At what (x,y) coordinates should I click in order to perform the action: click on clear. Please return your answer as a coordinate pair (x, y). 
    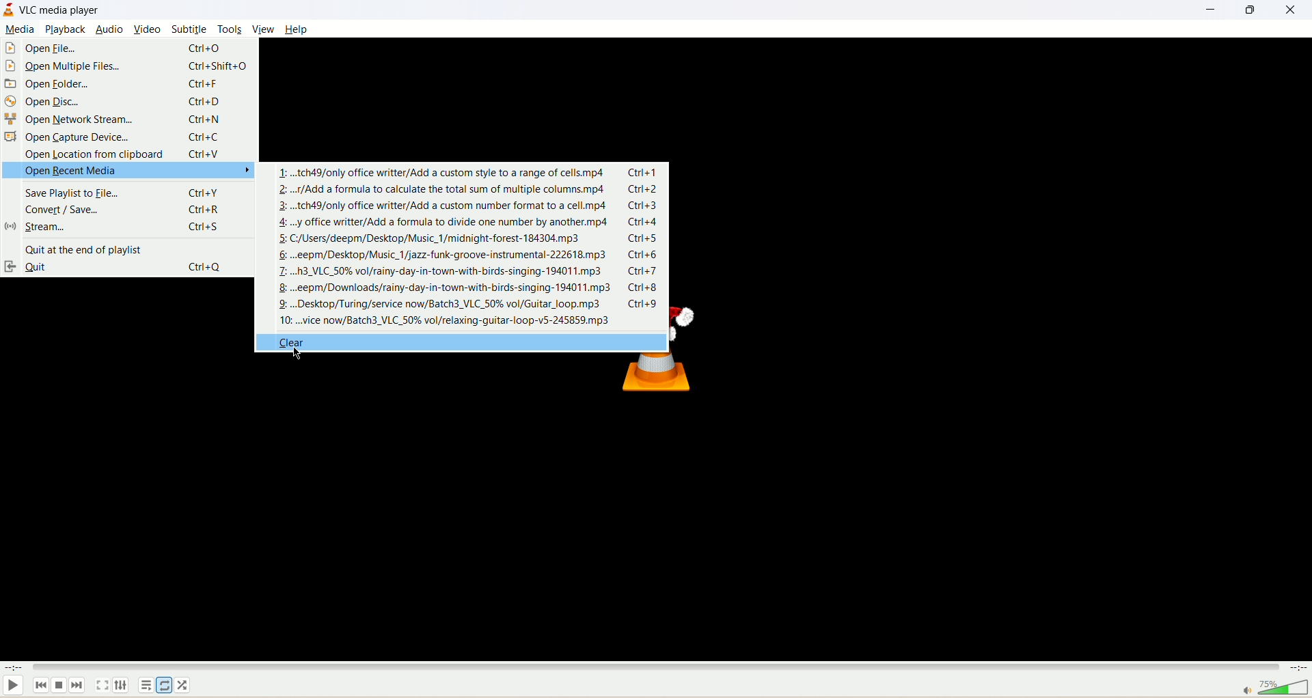
    Looking at the image, I should click on (461, 342).